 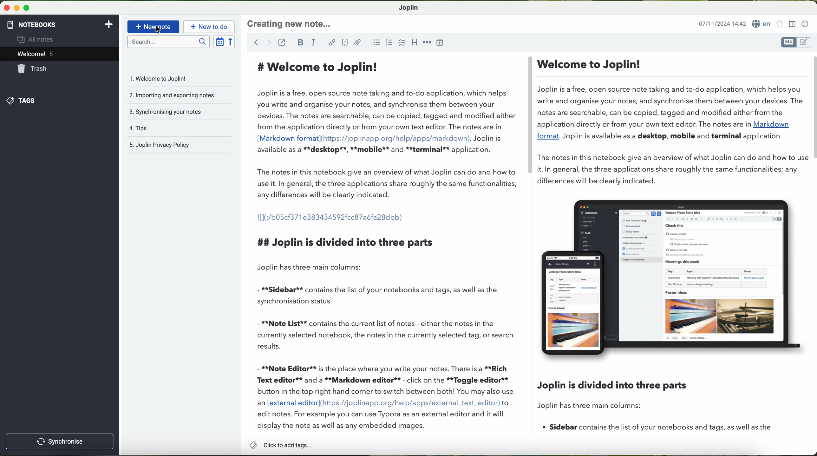 What do you see at coordinates (60, 442) in the screenshot?
I see `synchronise button` at bounding box center [60, 442].